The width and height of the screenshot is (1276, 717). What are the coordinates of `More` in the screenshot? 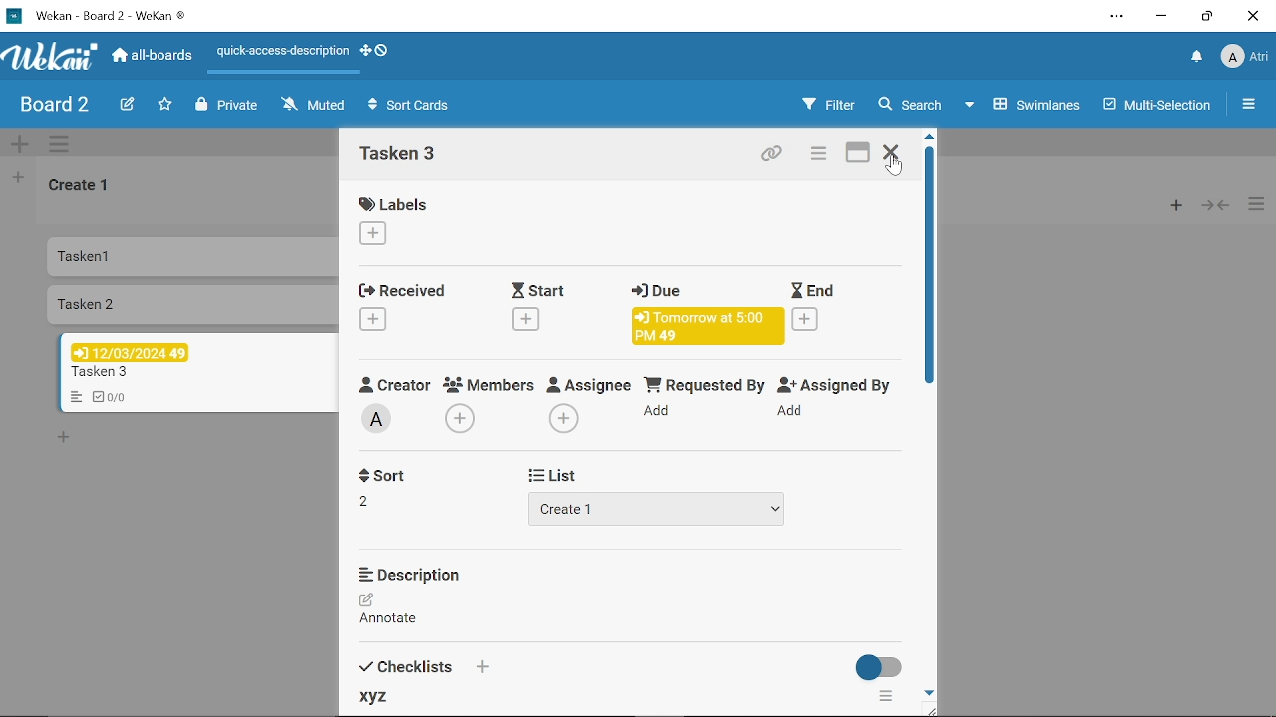 It's located at (61, 143).